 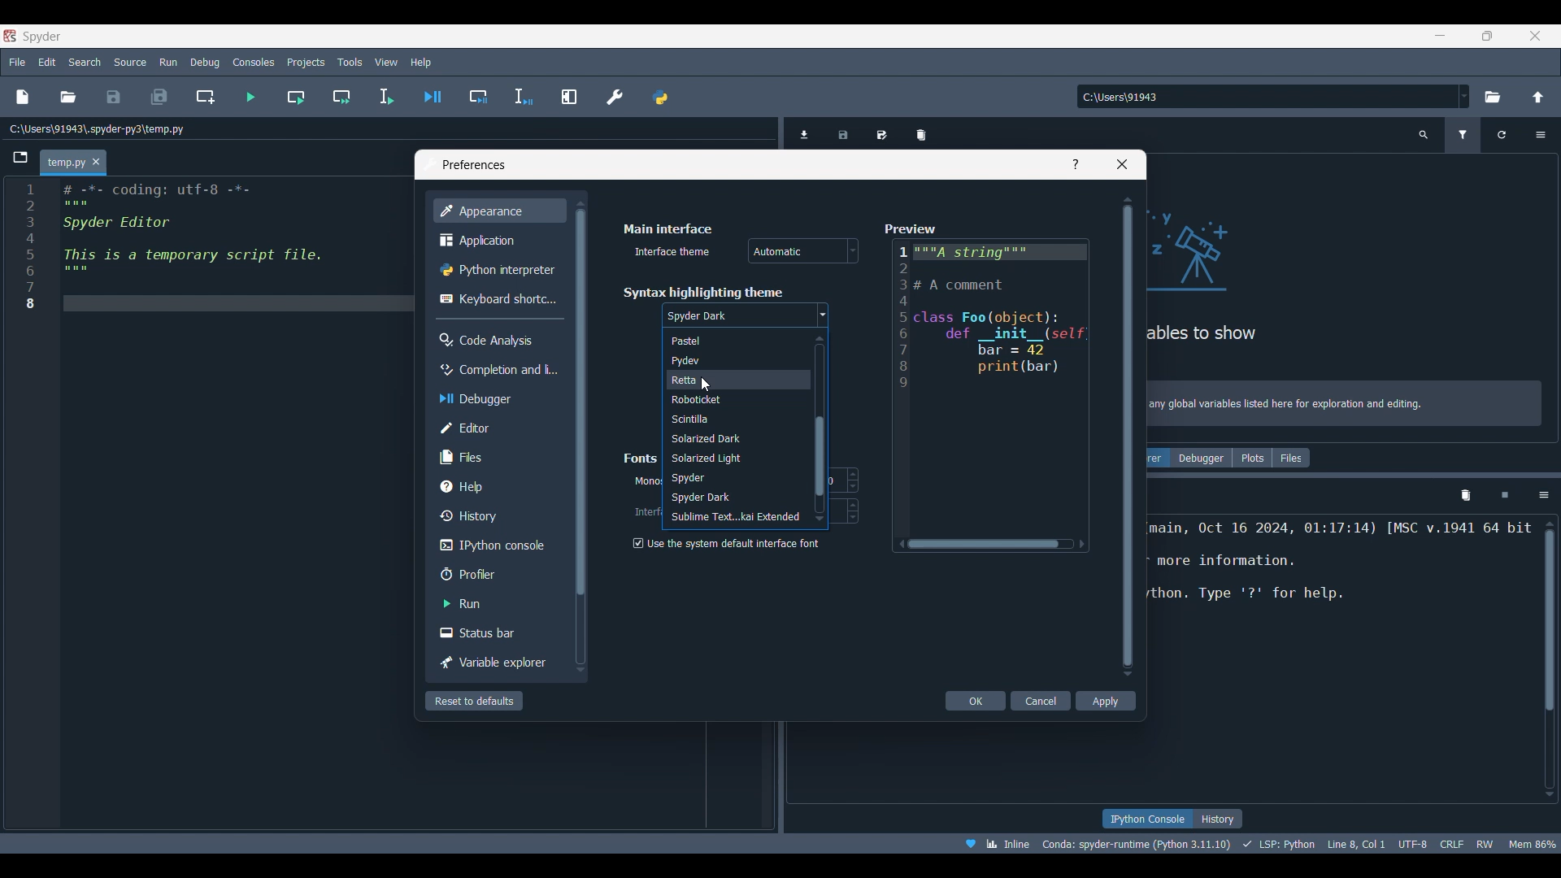 What do you see at coordinates (131, 61) in the screenshot?
I see `Source menu` at bounding box center [131, 61].